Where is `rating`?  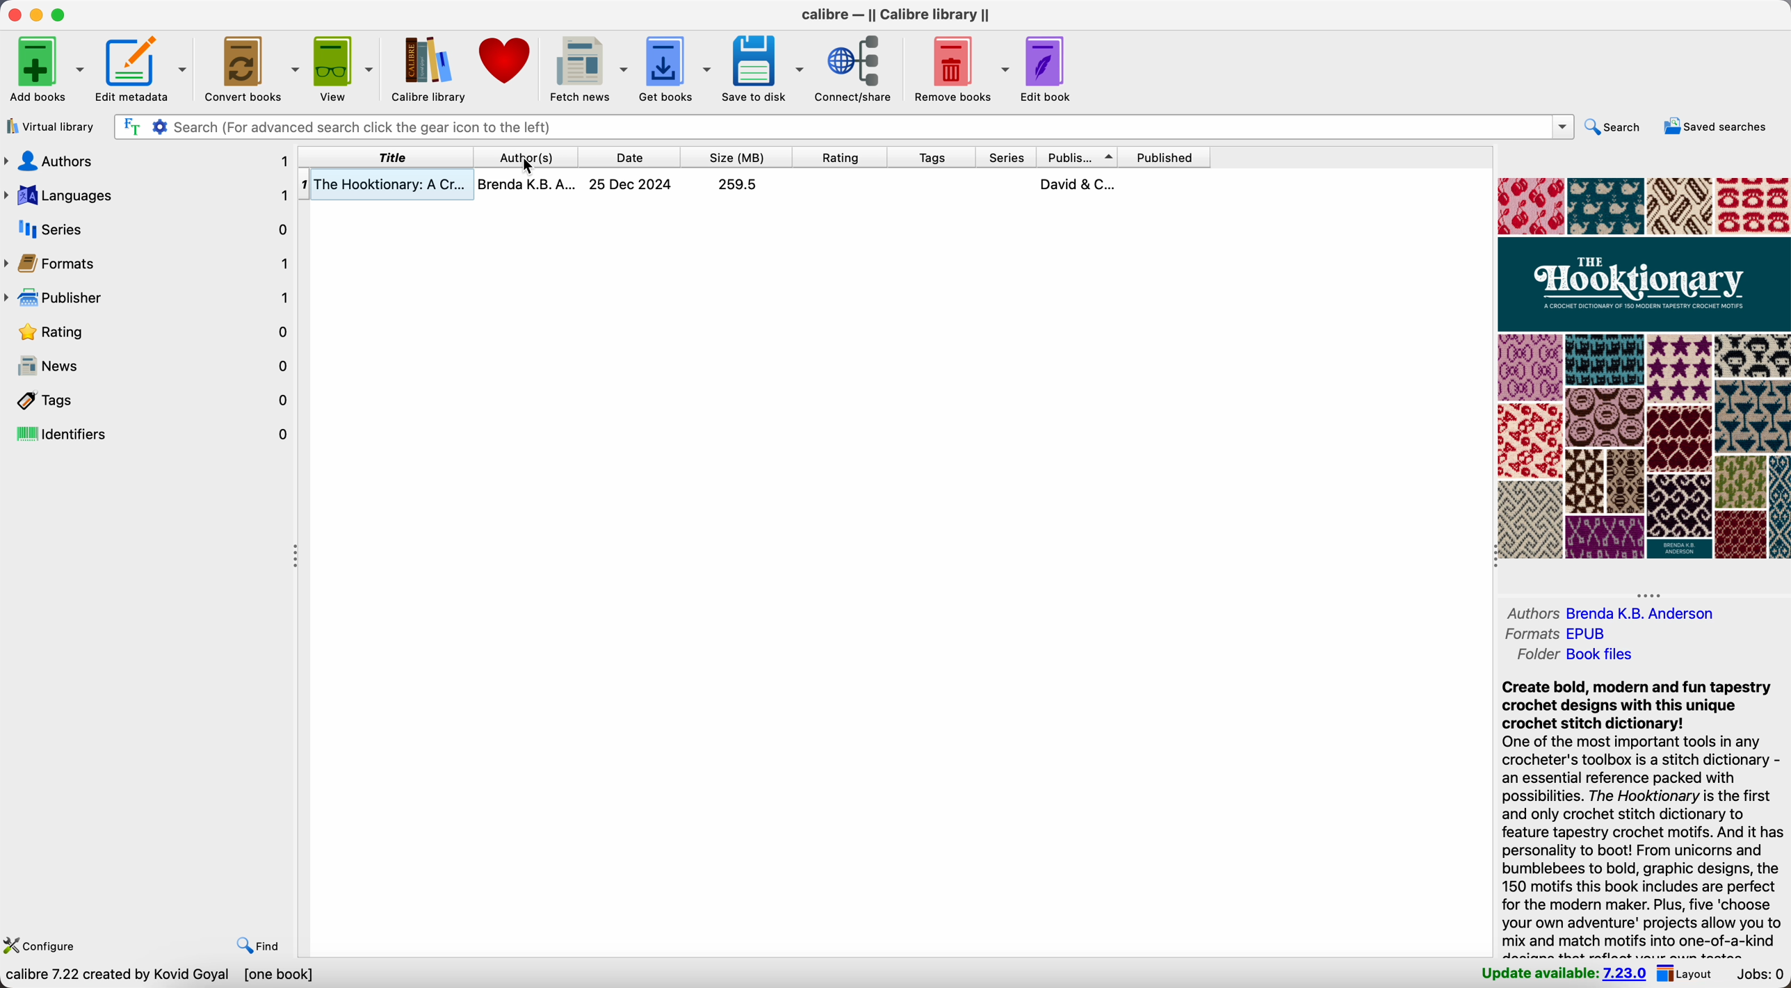 rating is located at coordinates (841, 156).